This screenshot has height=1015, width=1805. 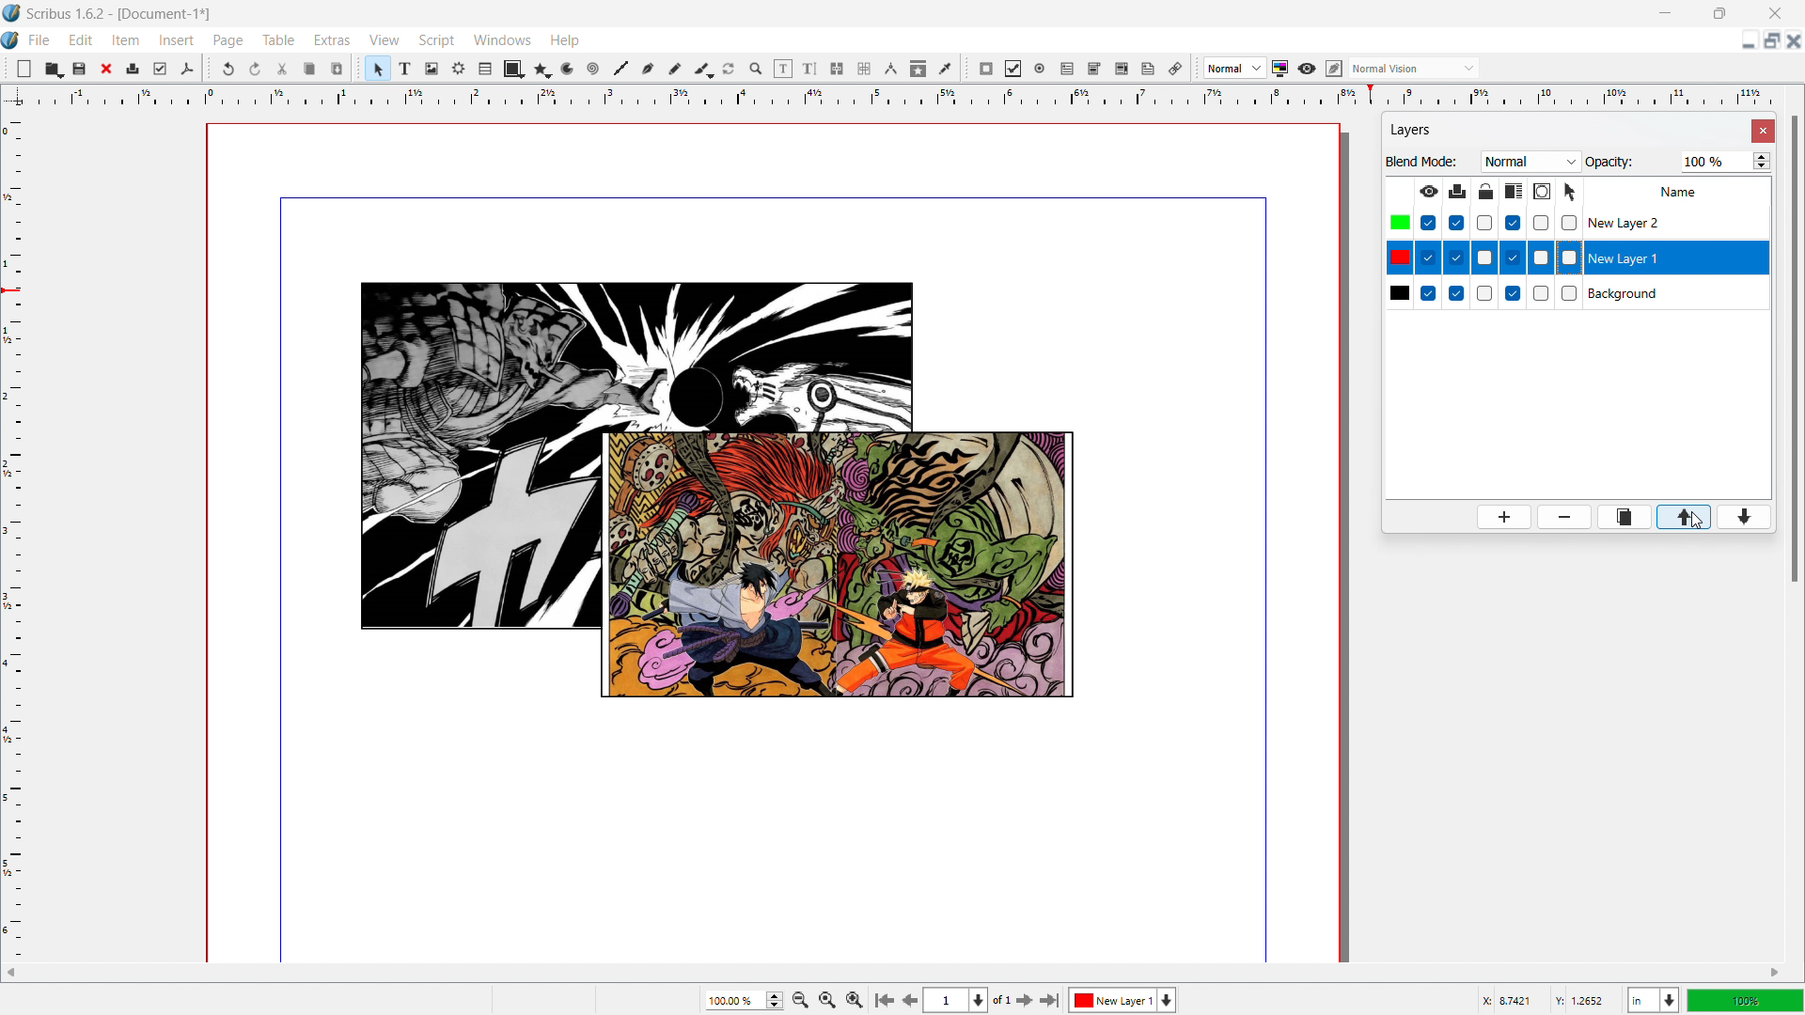 I want to click on Zoom out by the stepping value selected in settings, so click(x=854, y=998).